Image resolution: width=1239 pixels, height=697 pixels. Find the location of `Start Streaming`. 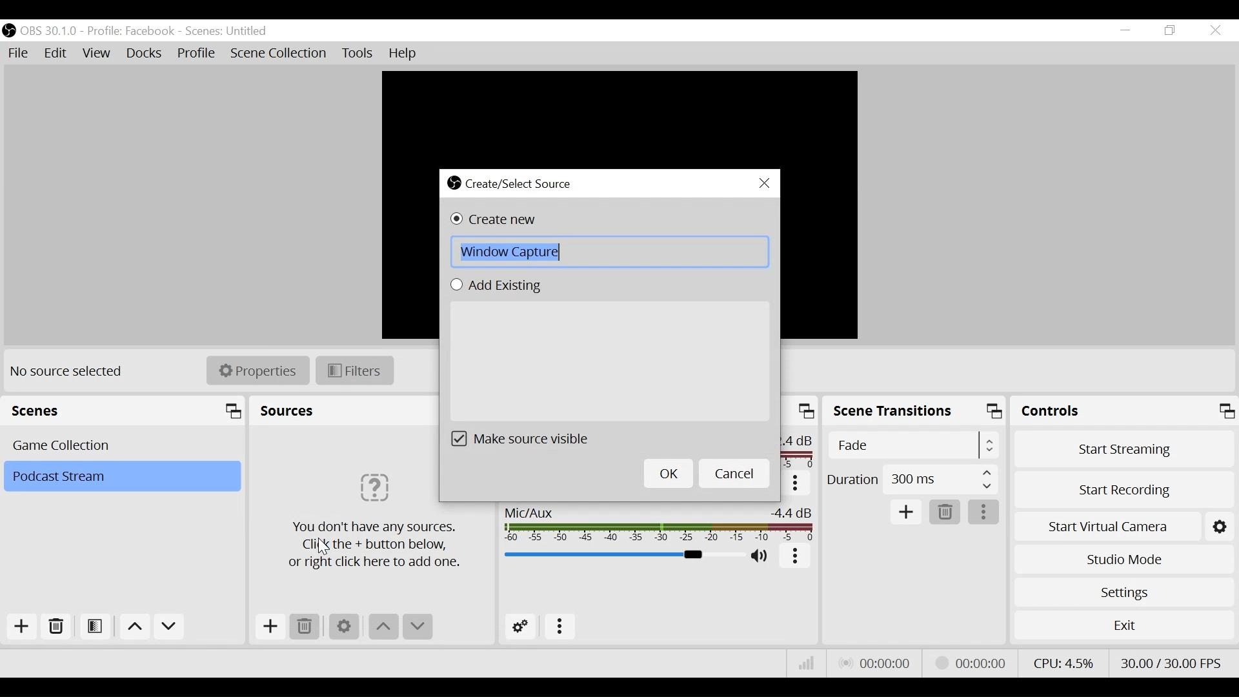

Start Streaming is located at coordinates (1122, 448).